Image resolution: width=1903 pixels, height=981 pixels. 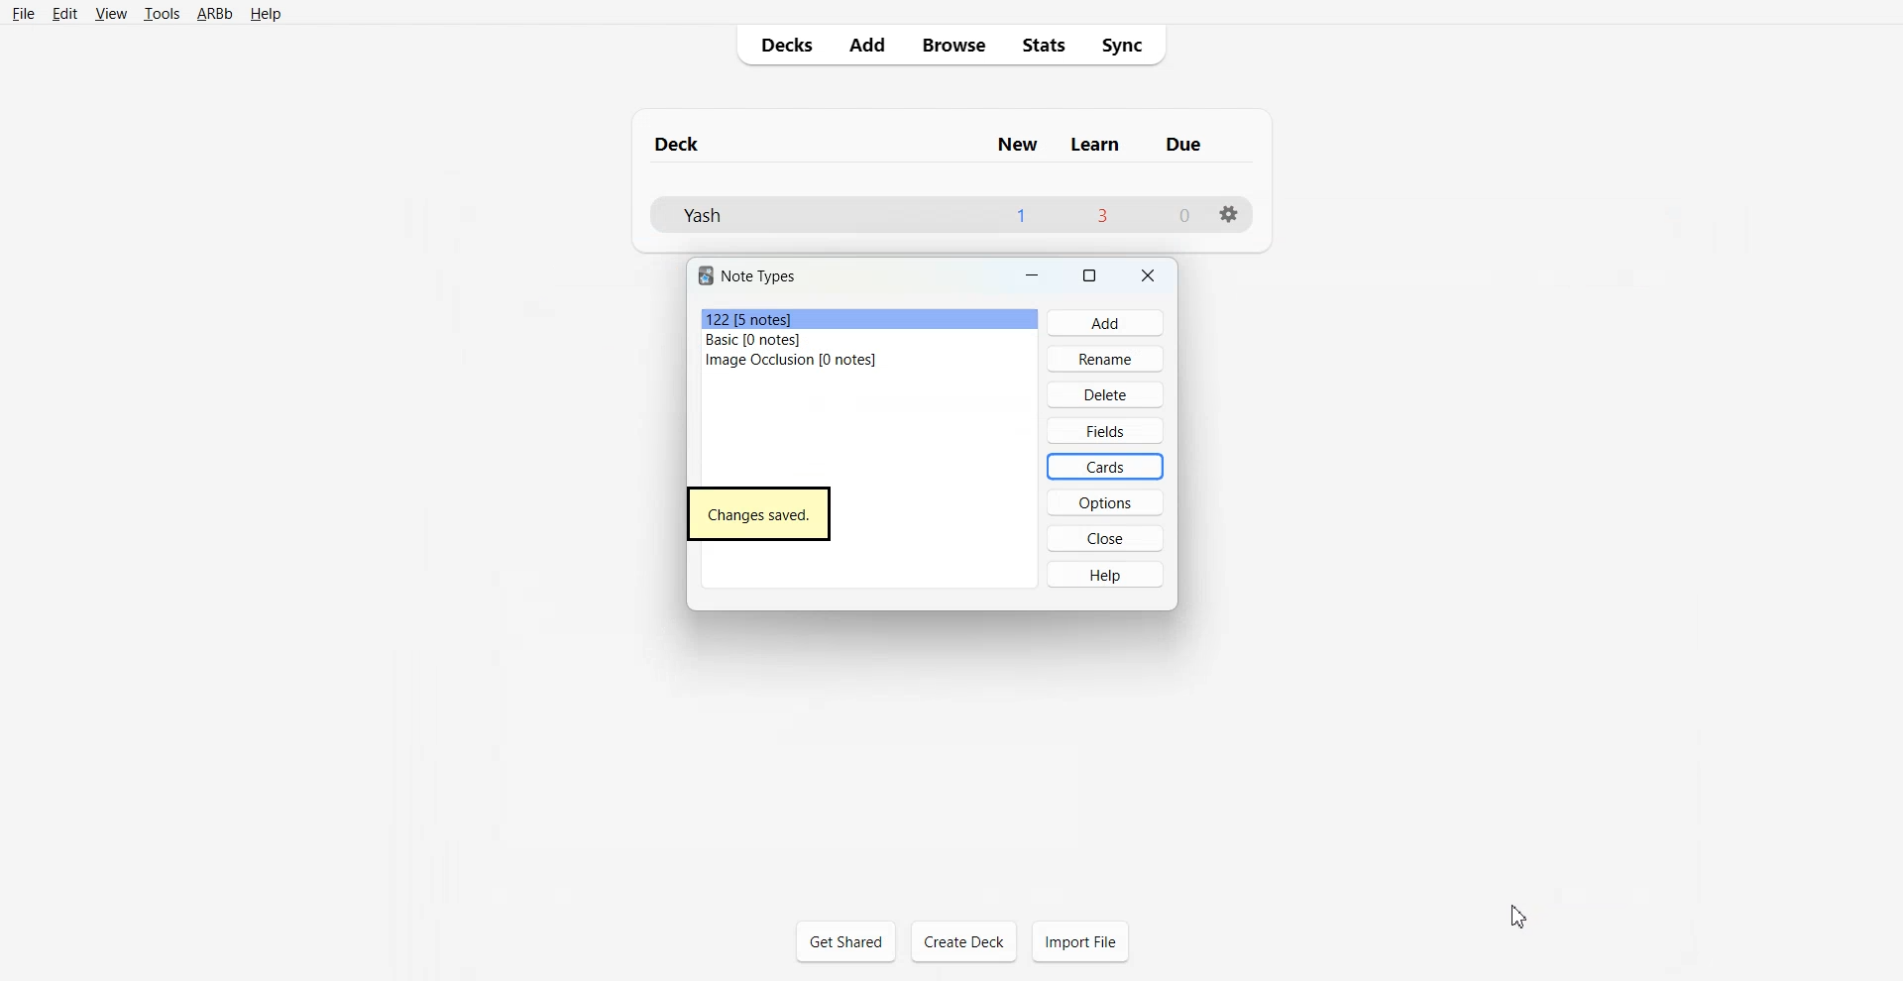 I want to click on help, so click(x=1122, y=579).